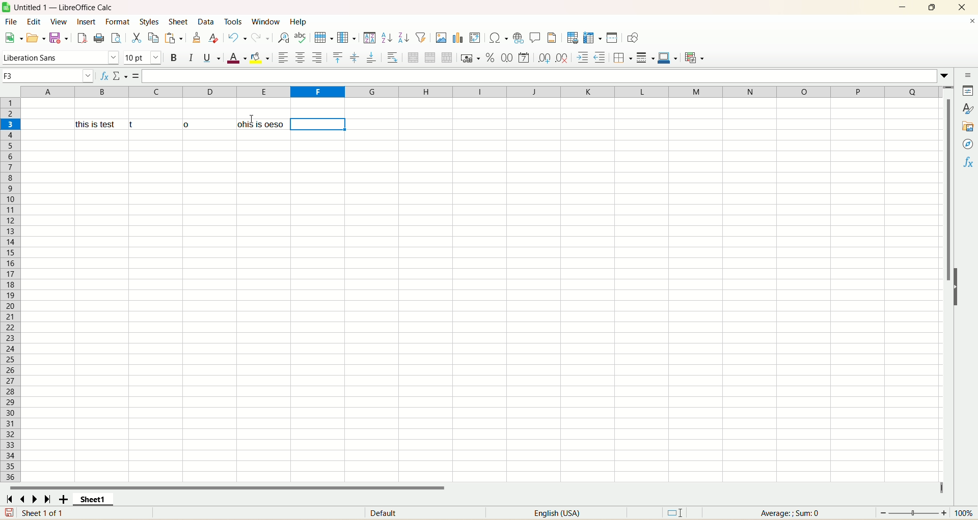  Describe the element at coordinates (927, 513) in the screenshot. I see `zoom factor` at that location.